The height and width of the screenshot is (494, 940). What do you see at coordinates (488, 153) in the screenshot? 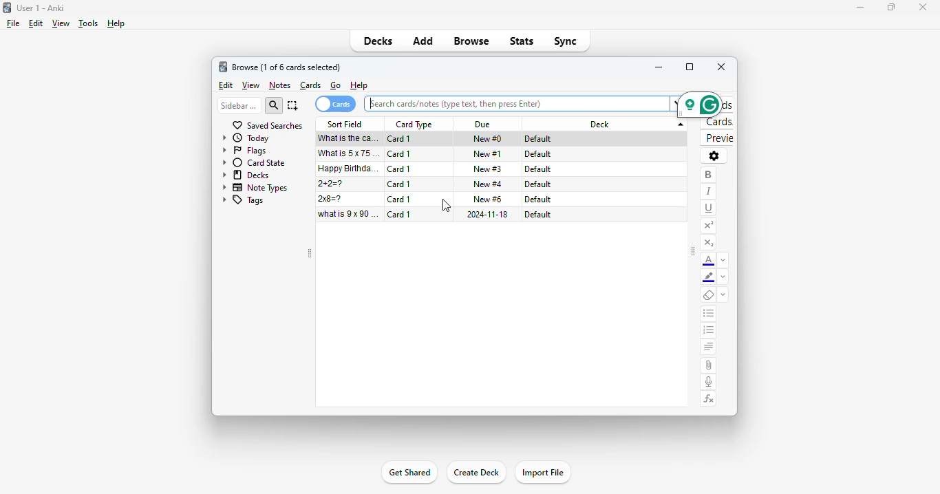
I see `new #1` at bounding box center [488, 153].